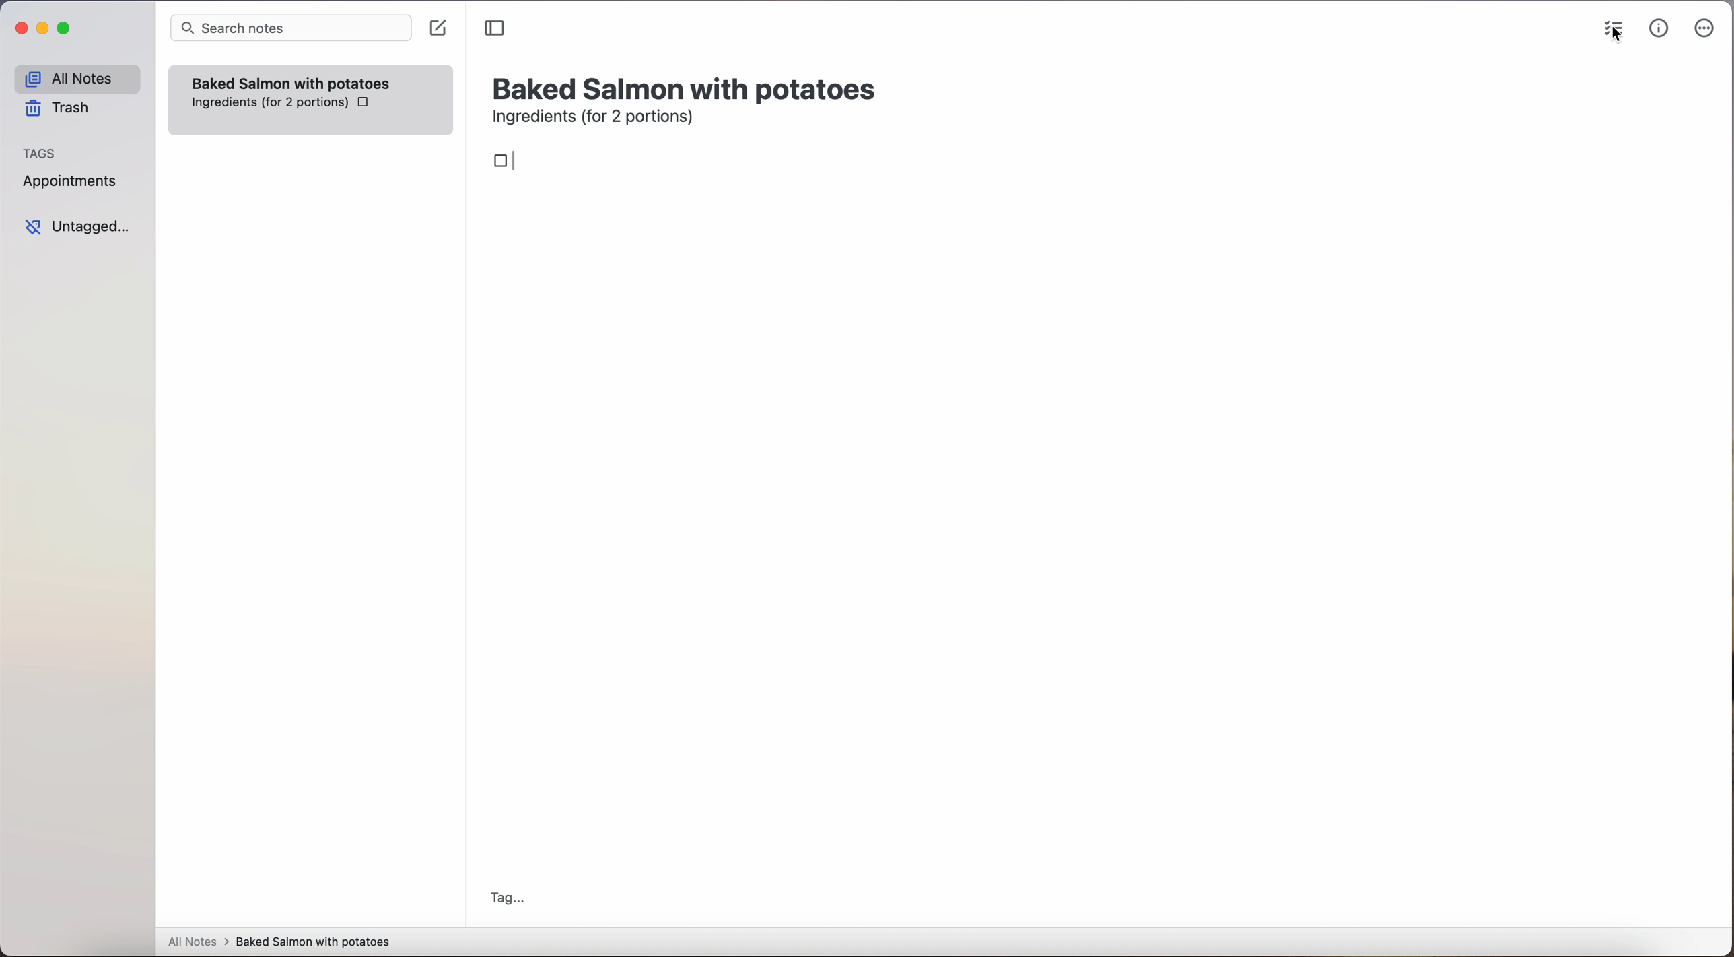 The image size is (1734, 957). What do you see at coordinates (597, 119) in the screenshot?
I see `ingredients (for 2 portions)` at bounding box center [597, 119].